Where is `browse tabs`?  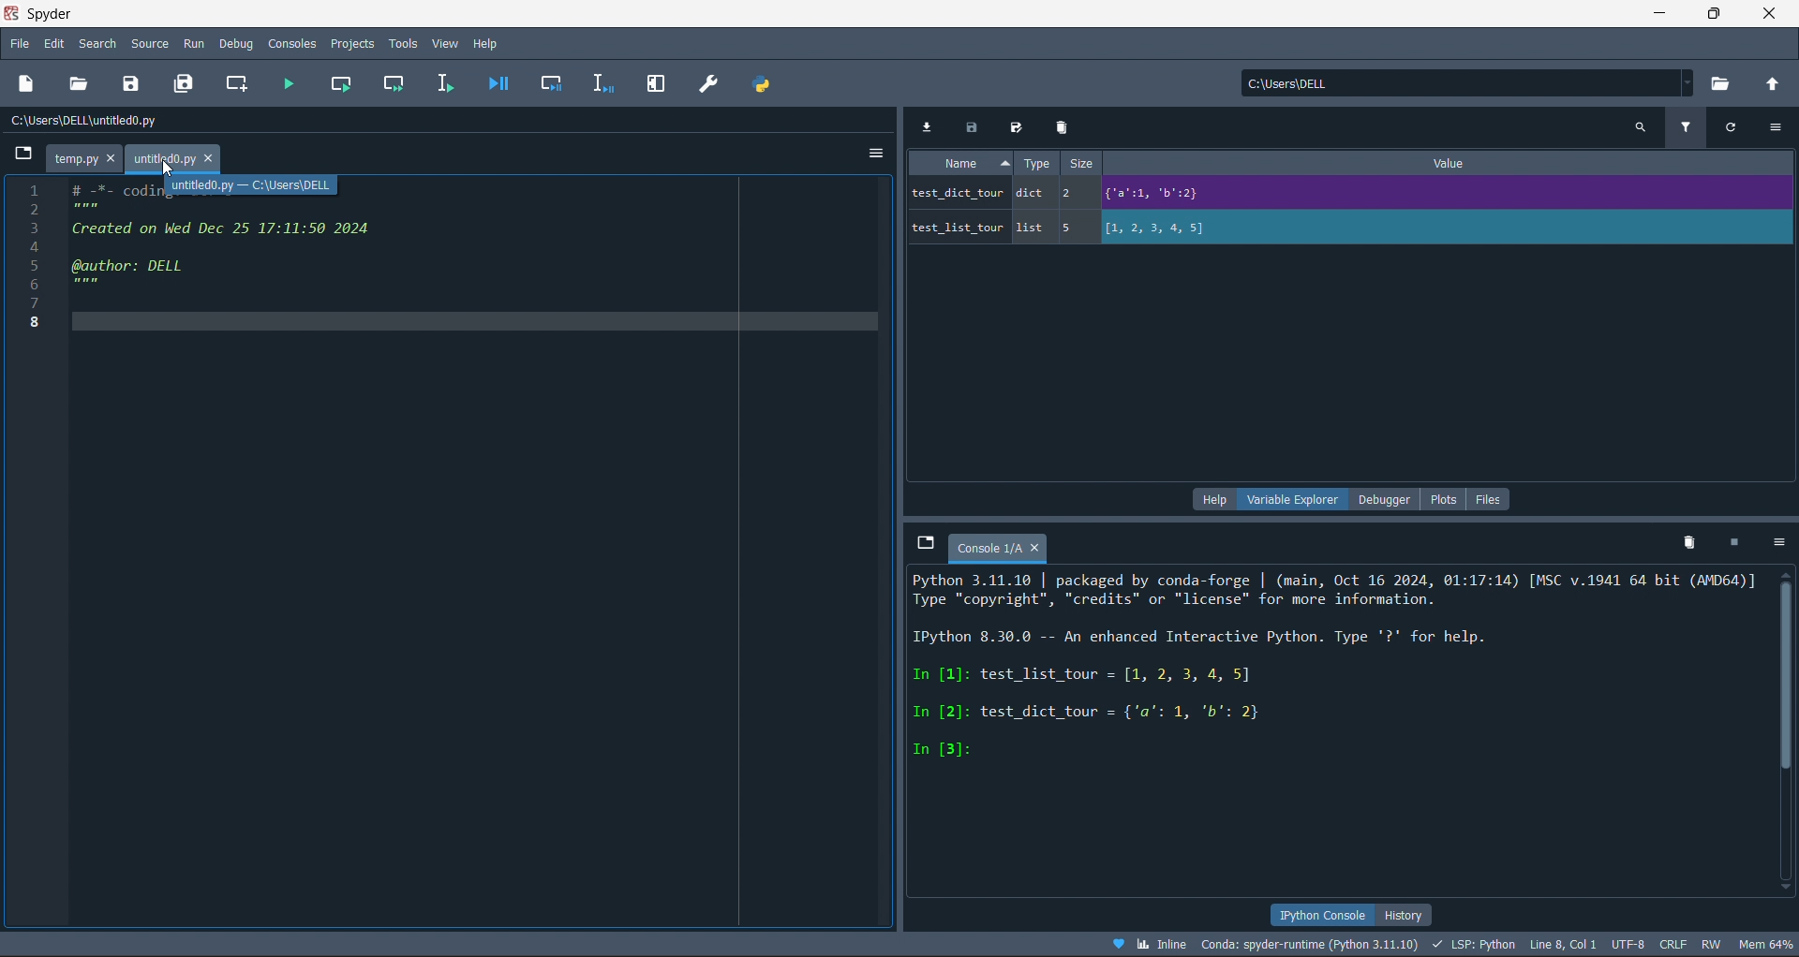 browse tabs is located at coordinates (20, 156).